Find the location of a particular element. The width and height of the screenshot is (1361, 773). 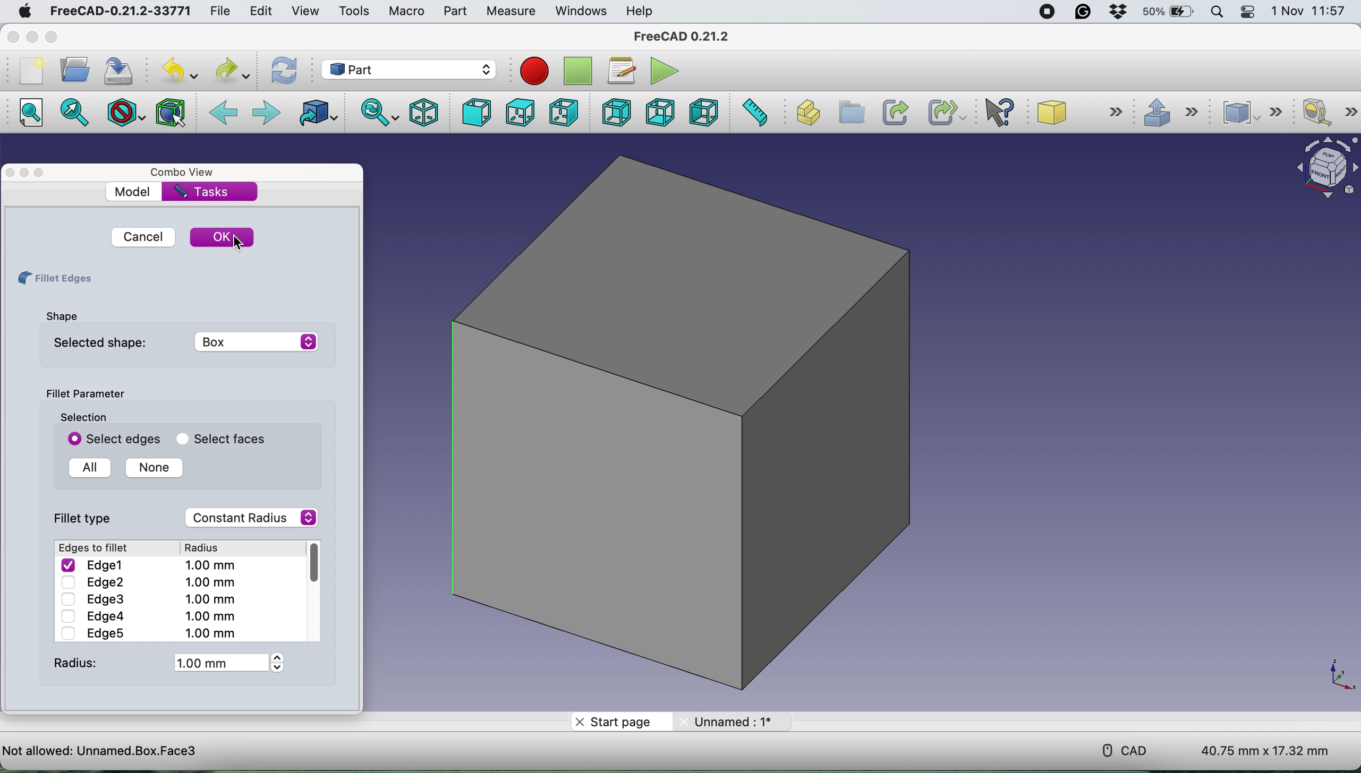

Edge3 is located at coordinates (147, 598).